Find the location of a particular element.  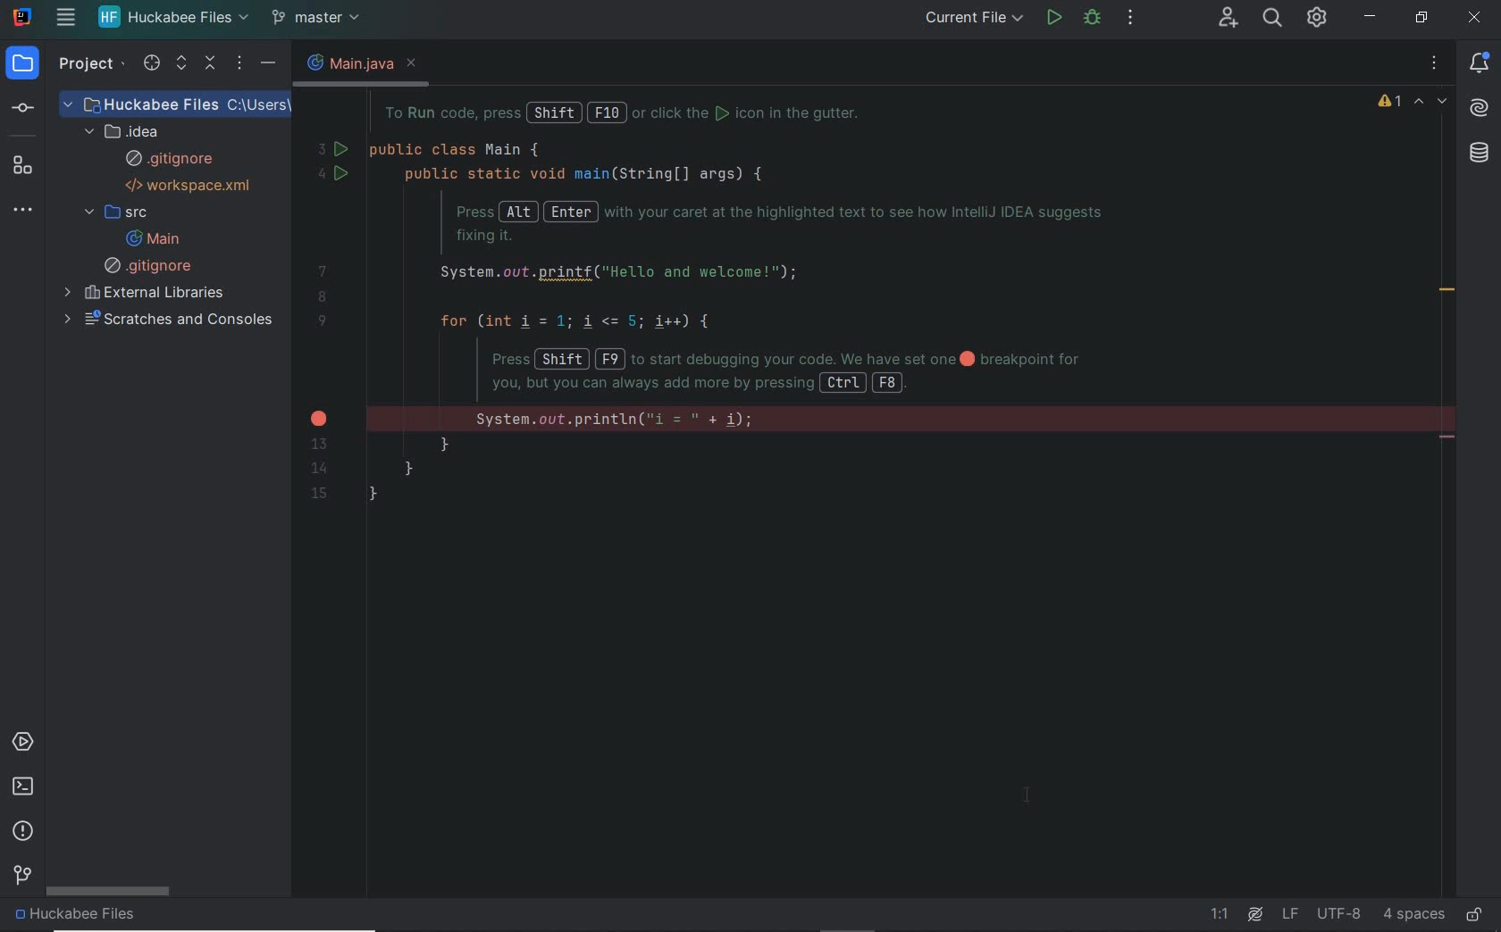

project file name is located at coordinates (177, 103).